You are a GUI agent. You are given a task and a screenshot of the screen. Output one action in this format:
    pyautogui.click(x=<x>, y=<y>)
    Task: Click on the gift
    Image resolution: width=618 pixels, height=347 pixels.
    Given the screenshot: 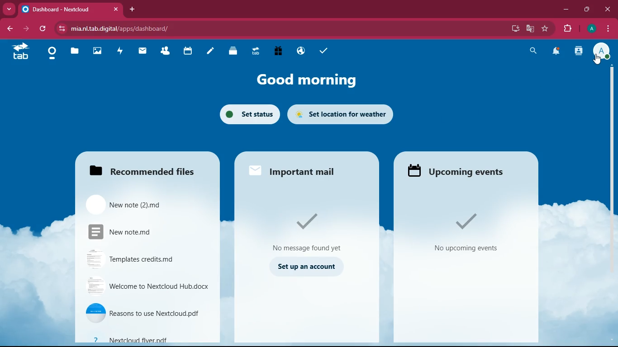 What is the action you would take?
    pyautogui.click(x=278, y=51)
    